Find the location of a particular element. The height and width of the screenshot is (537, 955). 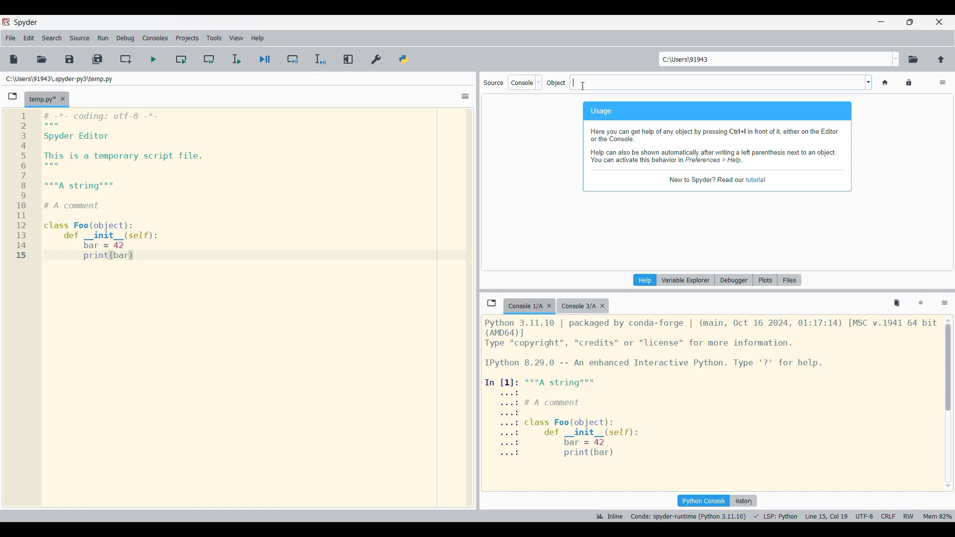

Minimize is located at coordinates (881, 22).